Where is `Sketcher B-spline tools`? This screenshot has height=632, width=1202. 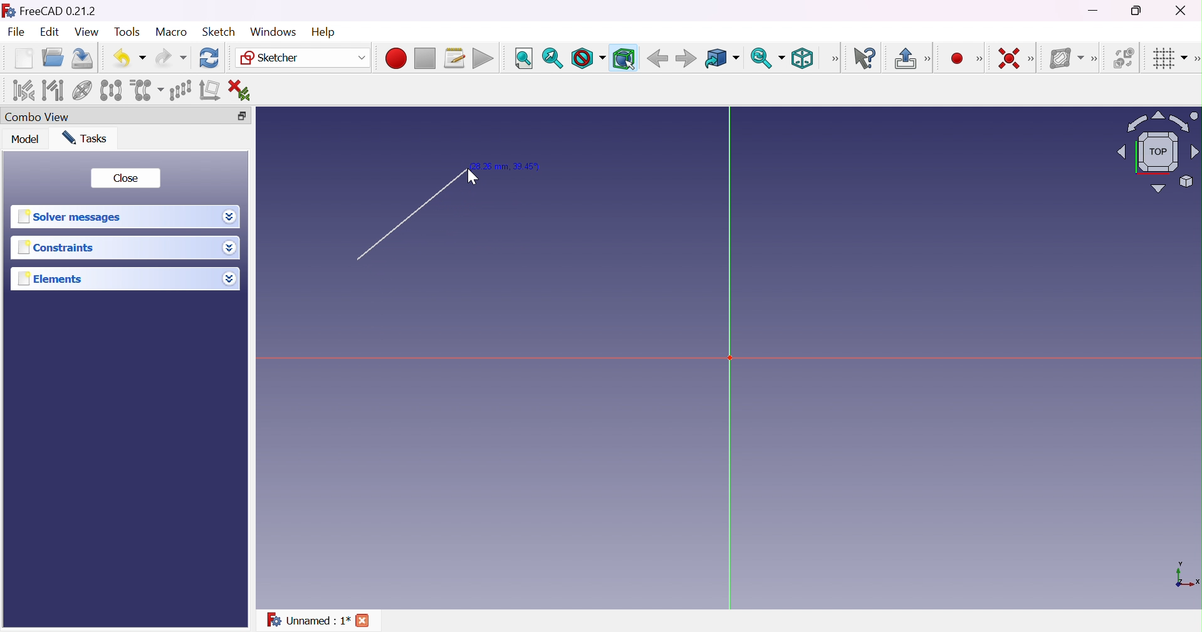
Sketcher B-spline tools is located at coordinates (1098, 60).